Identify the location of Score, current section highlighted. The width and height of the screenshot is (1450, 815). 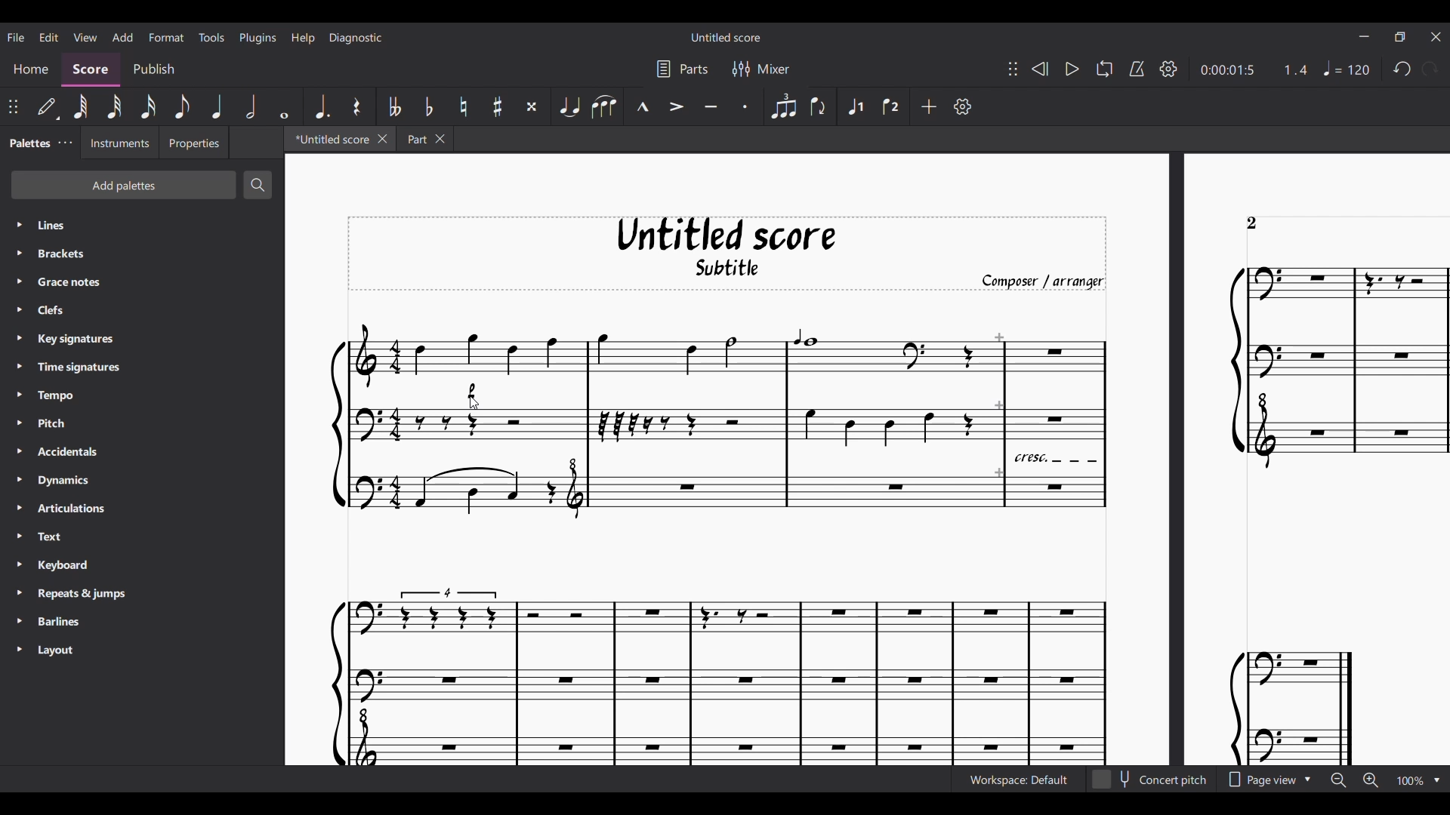
(91, 70).